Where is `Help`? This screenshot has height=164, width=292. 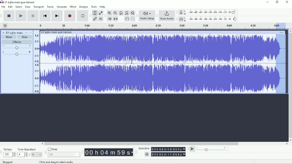
Help is located at coordinates (103, 7).